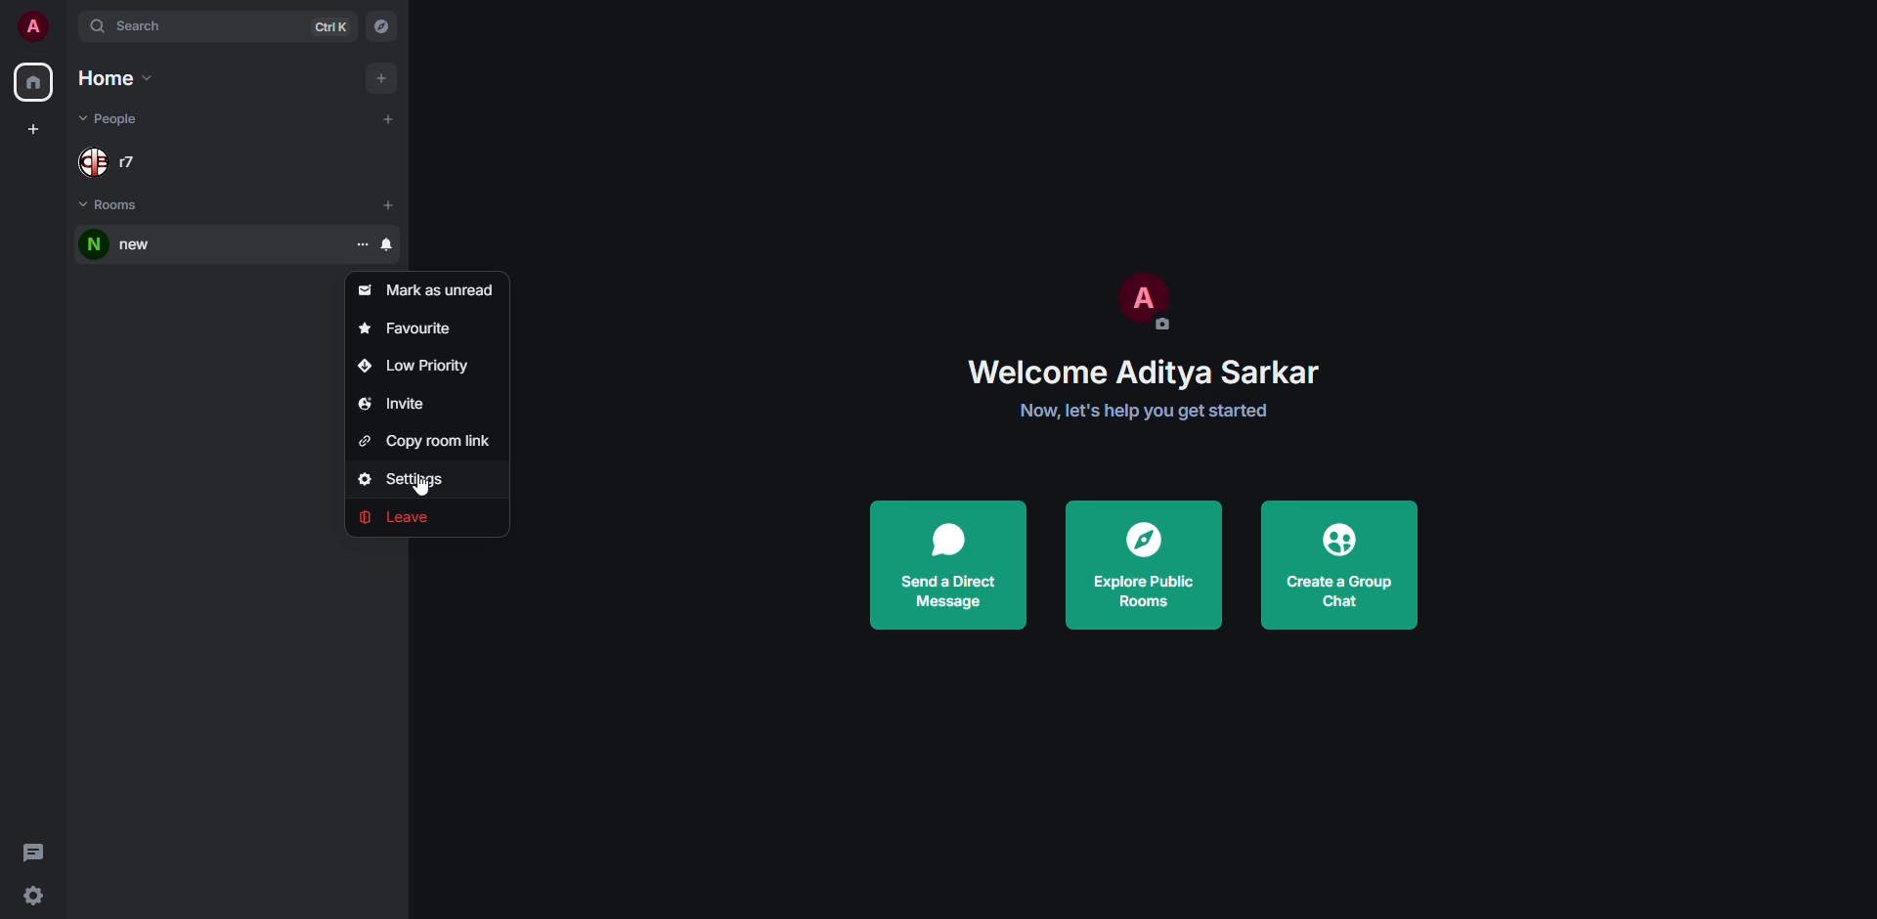 The width and height of the screenshot is (1877, 919). I want to click on home, so click(31, 83).